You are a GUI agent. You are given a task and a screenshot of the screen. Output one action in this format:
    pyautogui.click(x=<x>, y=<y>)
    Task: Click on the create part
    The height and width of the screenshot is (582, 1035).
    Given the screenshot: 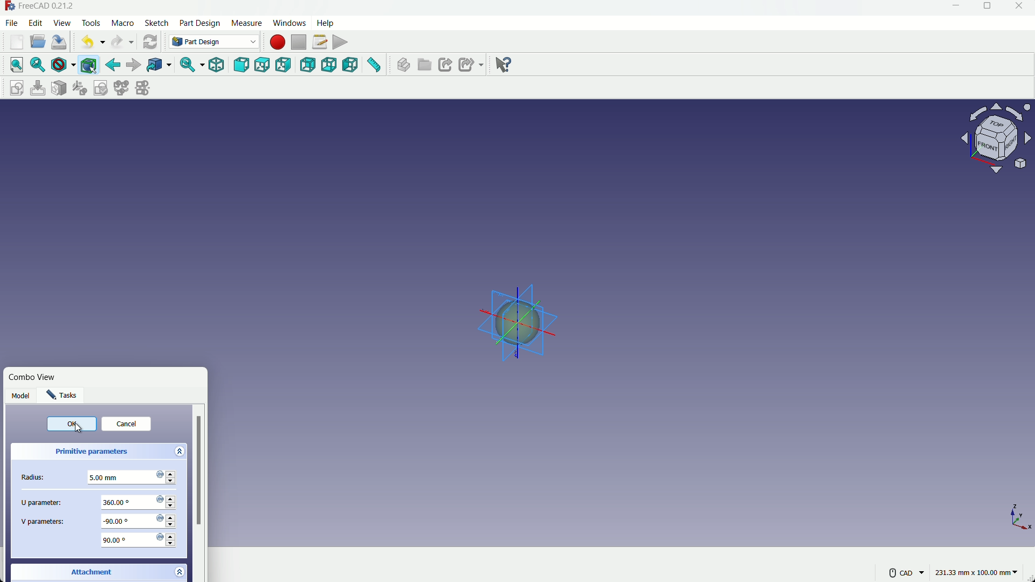 What is the action you would take?
    pyautogui.click(x=402, y=65)
    